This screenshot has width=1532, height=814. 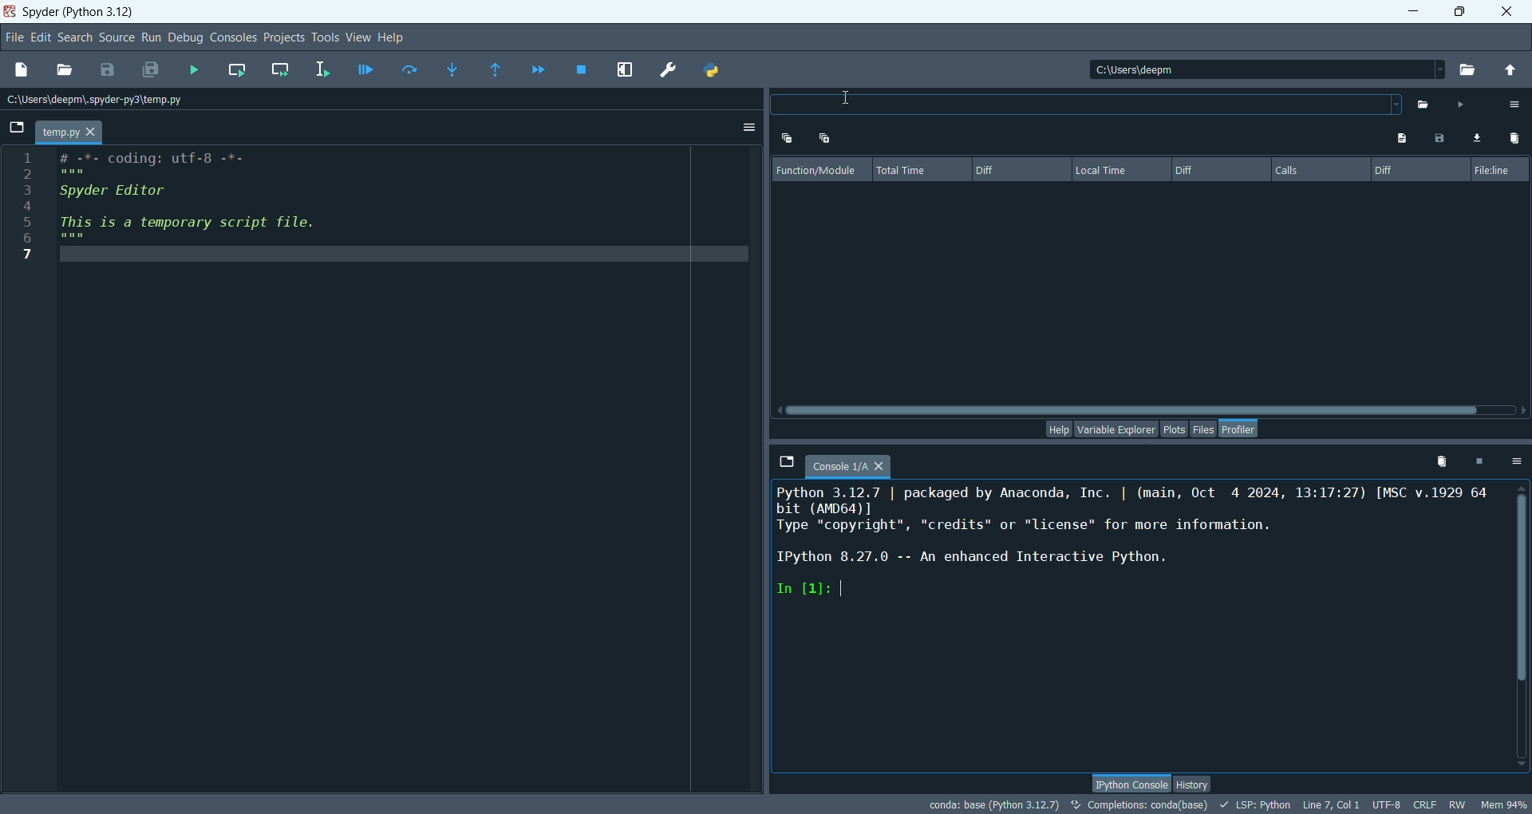 What do you see at coordinates (989, 803) in the screenshot?
I see `conda:base` at bounding box center [989, 803].